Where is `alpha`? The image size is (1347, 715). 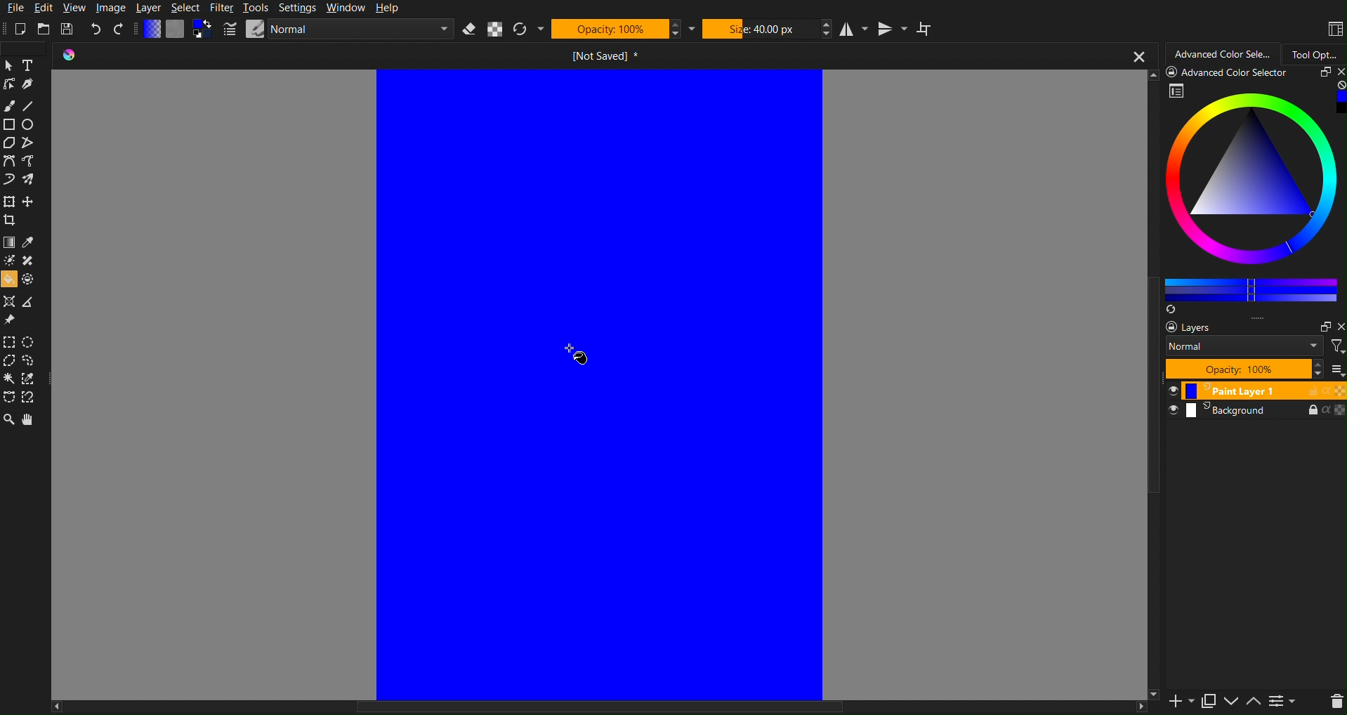 alpha is located at coordinates (1323, 411).